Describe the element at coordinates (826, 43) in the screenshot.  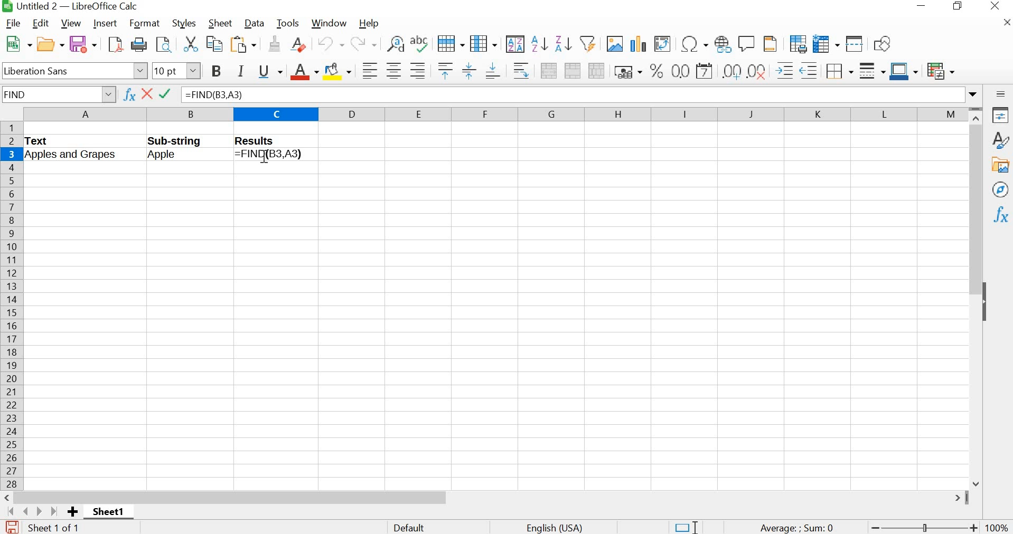
I see `freeze rows and columns` at that location.